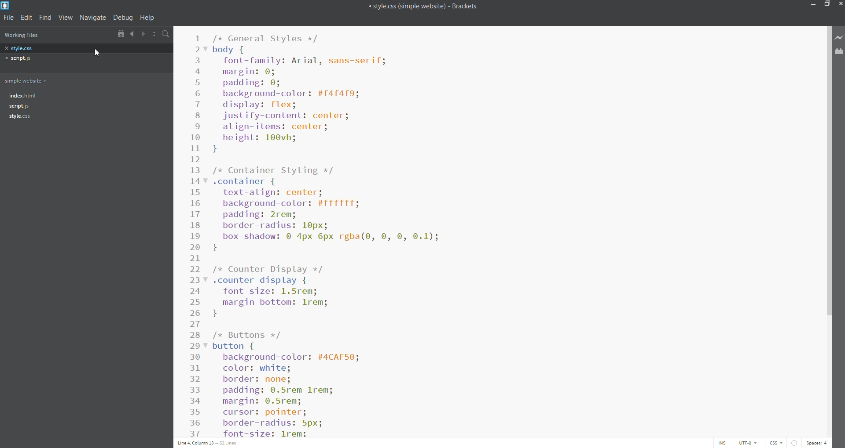 This screenshot has height=448, width=845. Describe the element at coordinates (85, 95) in the screenshot. I see `index.html` at that location.